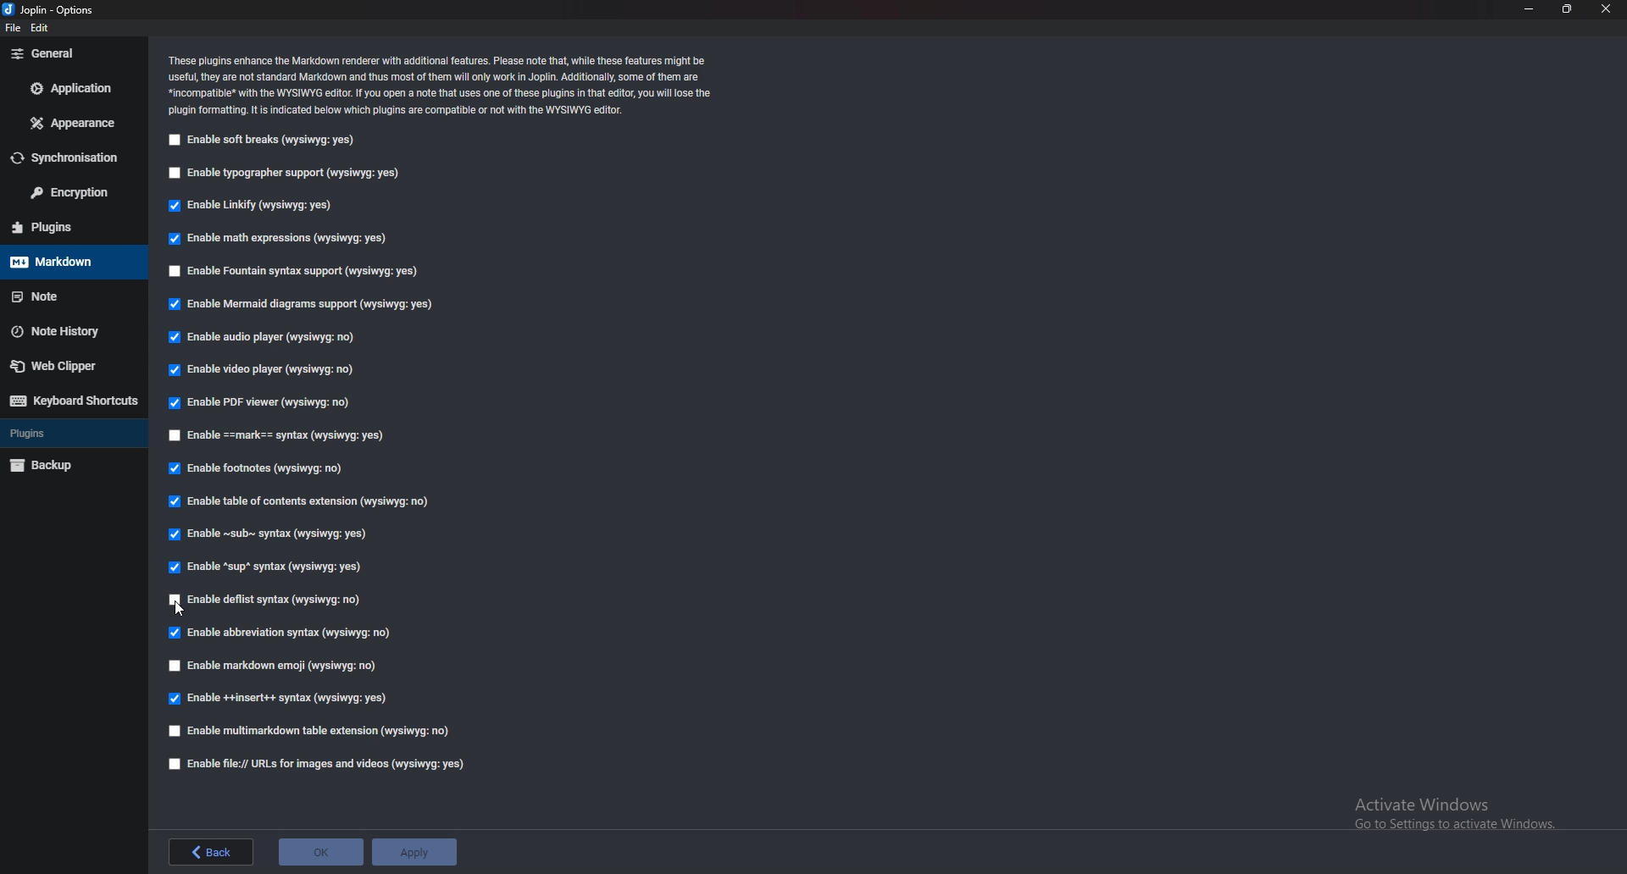 This screenshot has height=874, width=1627. What do you see at coordinates (290, 436) in the screenshot?
I see `Enable Mark Syntax` at bounding box center [290, 436].